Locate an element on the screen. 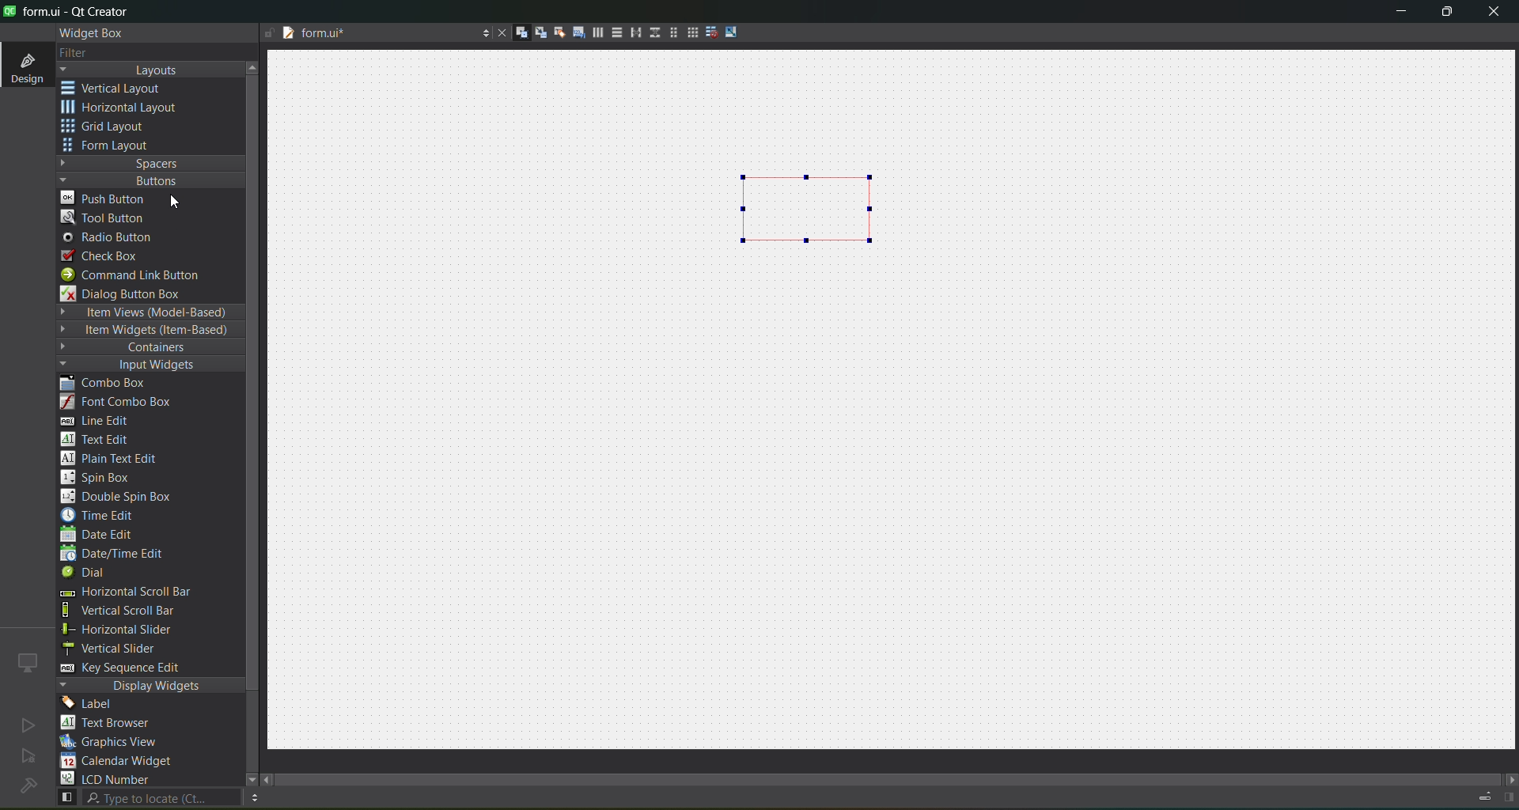 The width and height of the screenshot is (1519, 810). text is located at coordinates (115, 724).